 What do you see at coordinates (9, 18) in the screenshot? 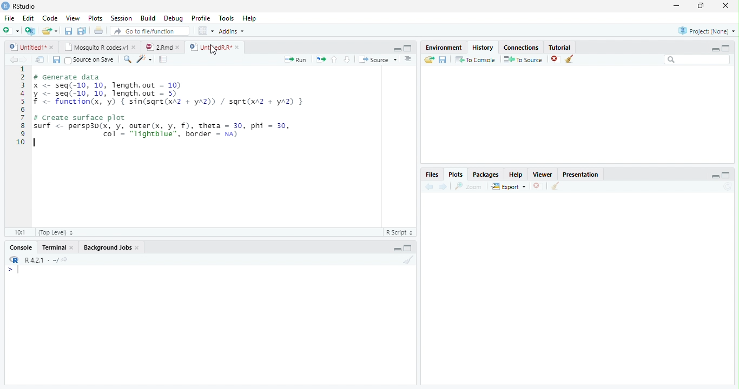
I see `File` at bounding box center [9, 18].